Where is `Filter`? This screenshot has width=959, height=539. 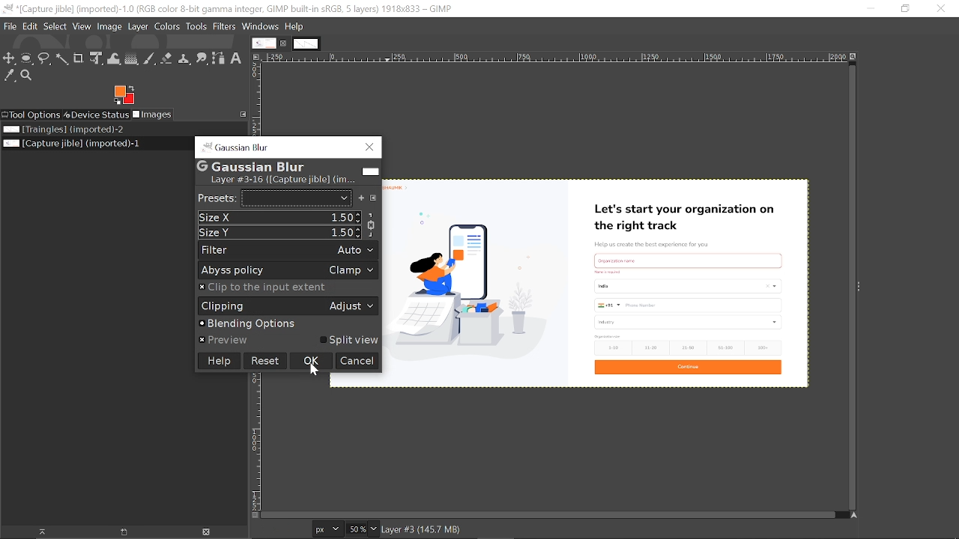
Filter is located at coordinates (288, 250).